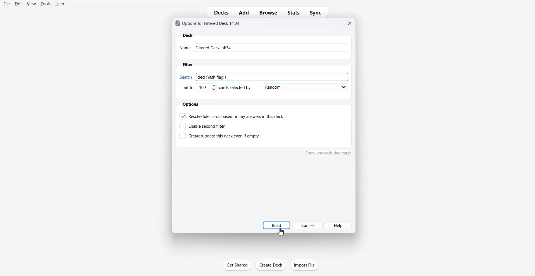  I want to click on Limit to value cards selected by, so click(216, 88).